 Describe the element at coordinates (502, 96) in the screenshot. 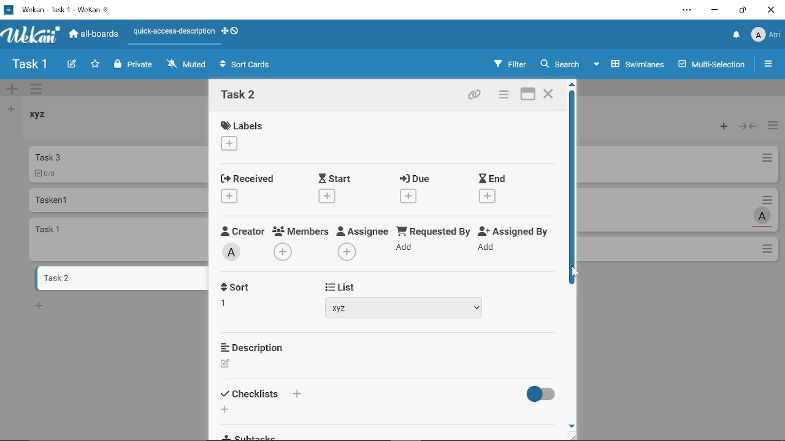

I see `Card actions` at that location.